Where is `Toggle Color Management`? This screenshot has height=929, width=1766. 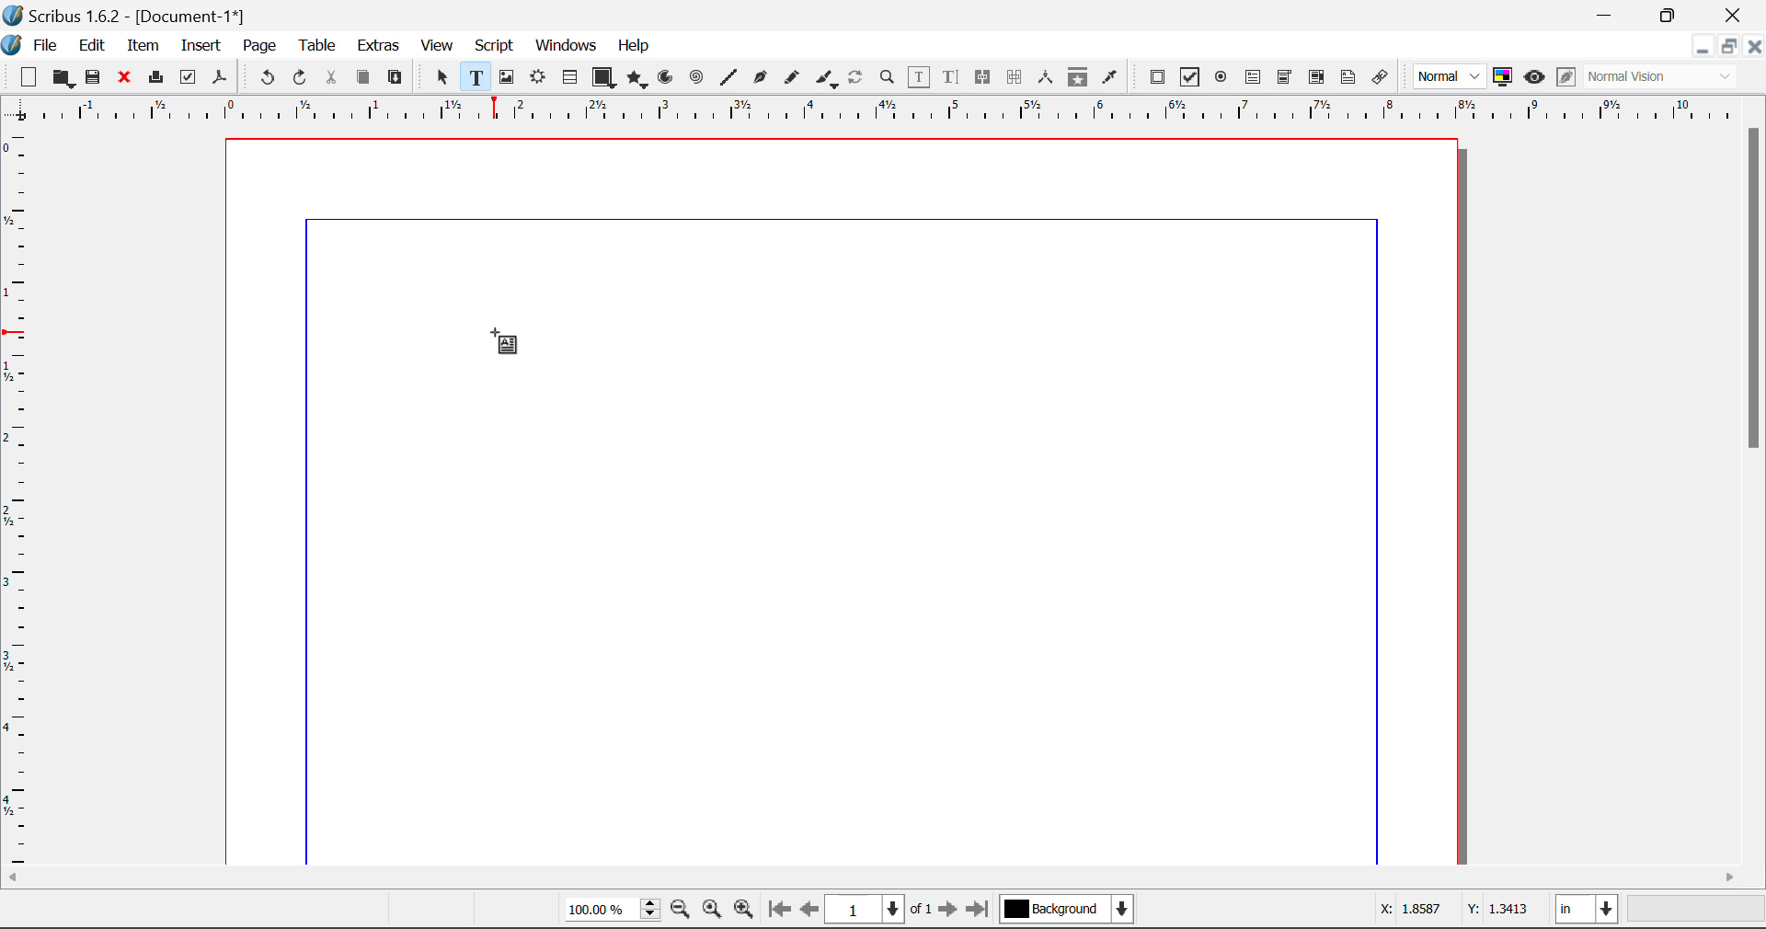 Toggle Color Management is located at coordinates (1505, 78).